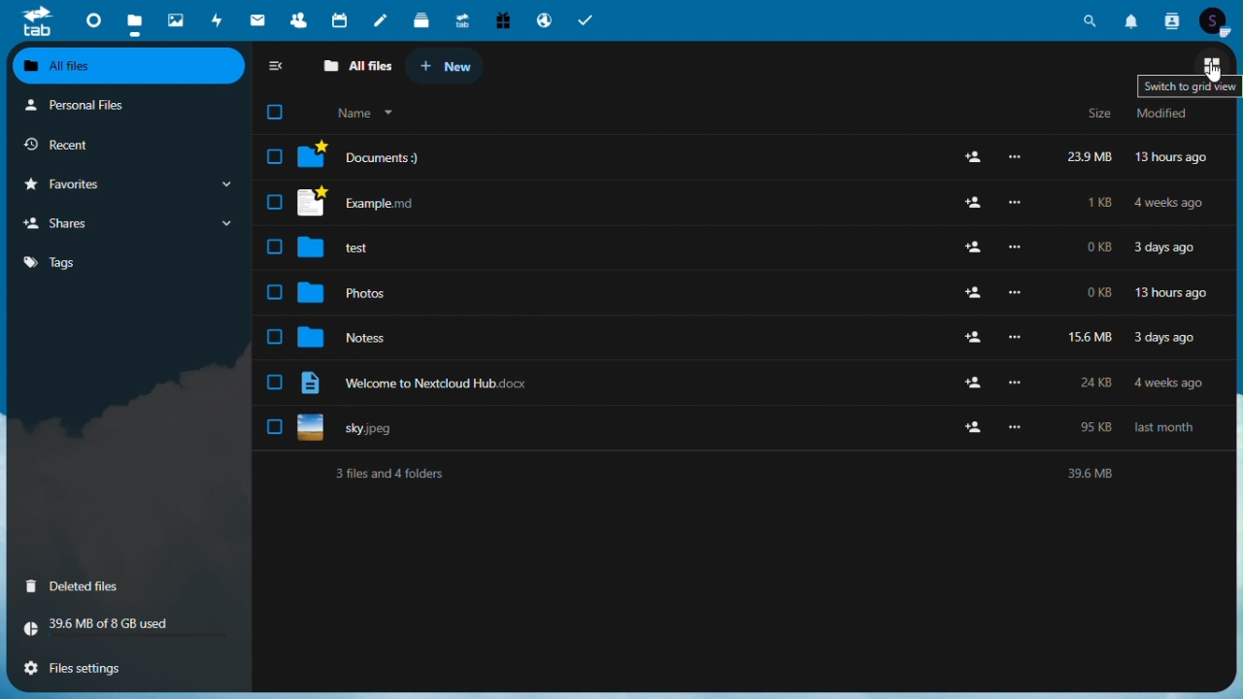  I want to click on activity, so click(215, 20).